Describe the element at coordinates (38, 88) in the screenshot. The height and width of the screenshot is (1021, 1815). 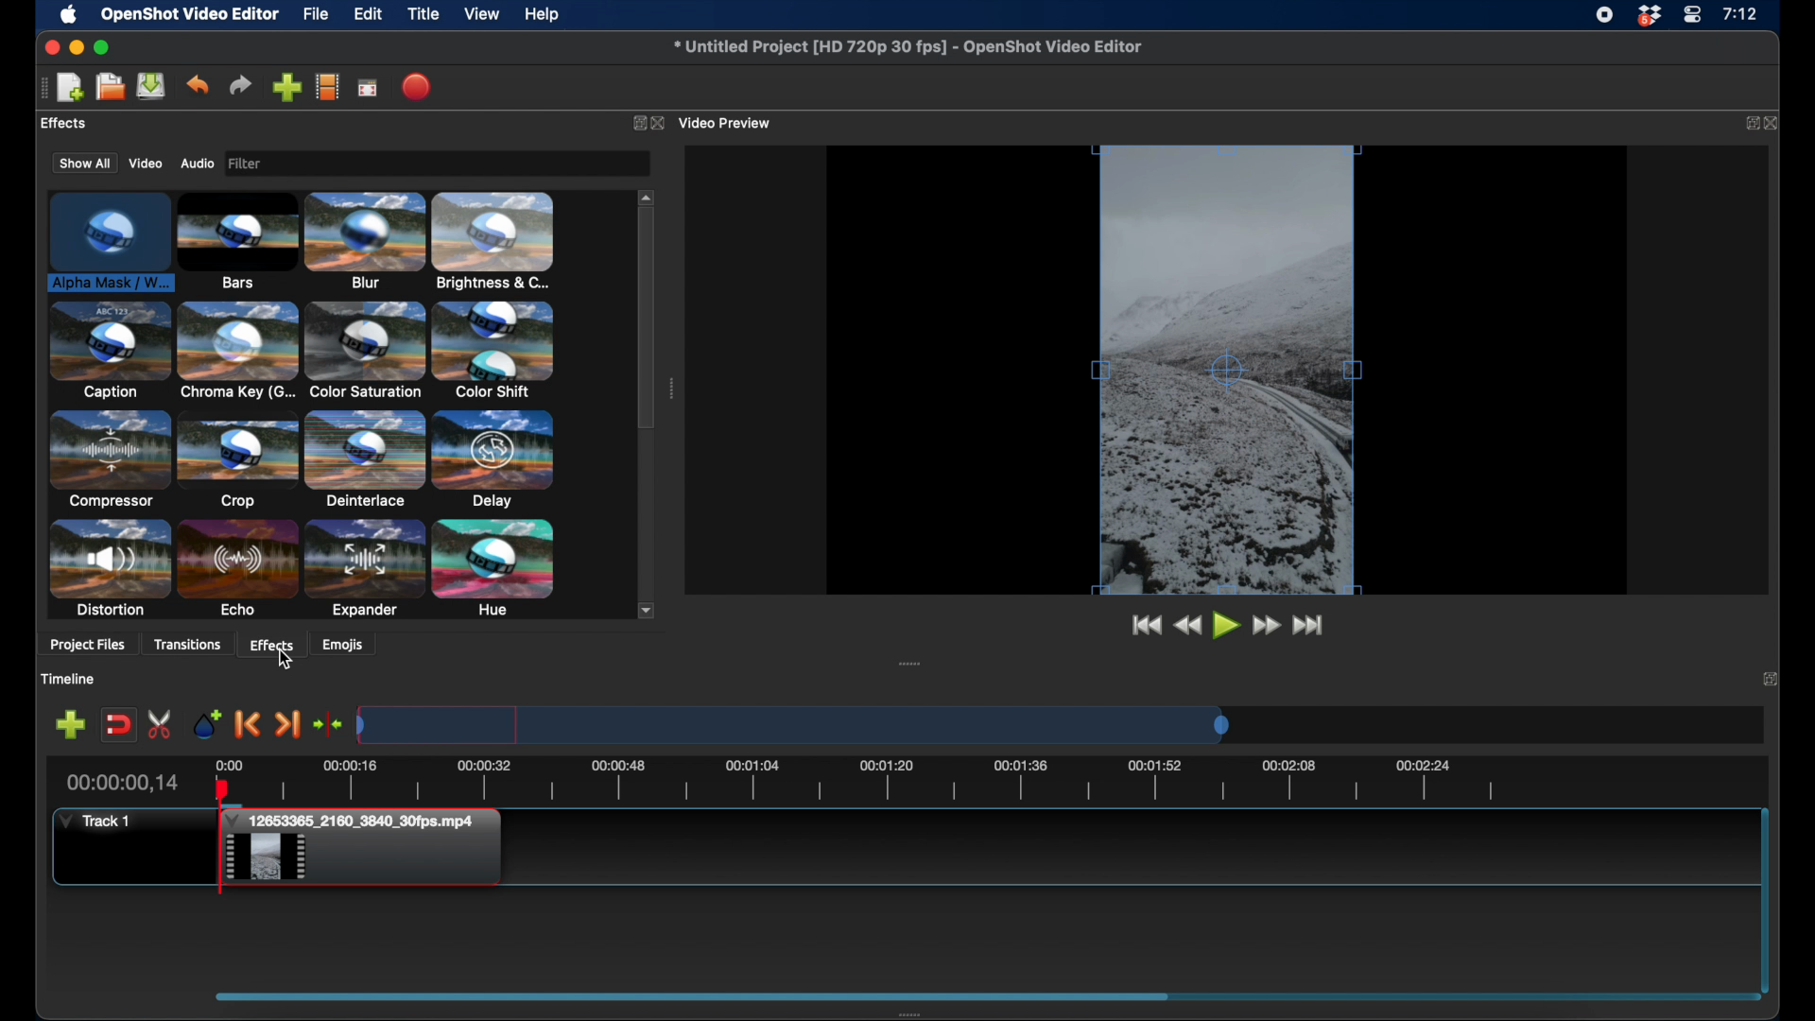
I see `drag handle` at that location.